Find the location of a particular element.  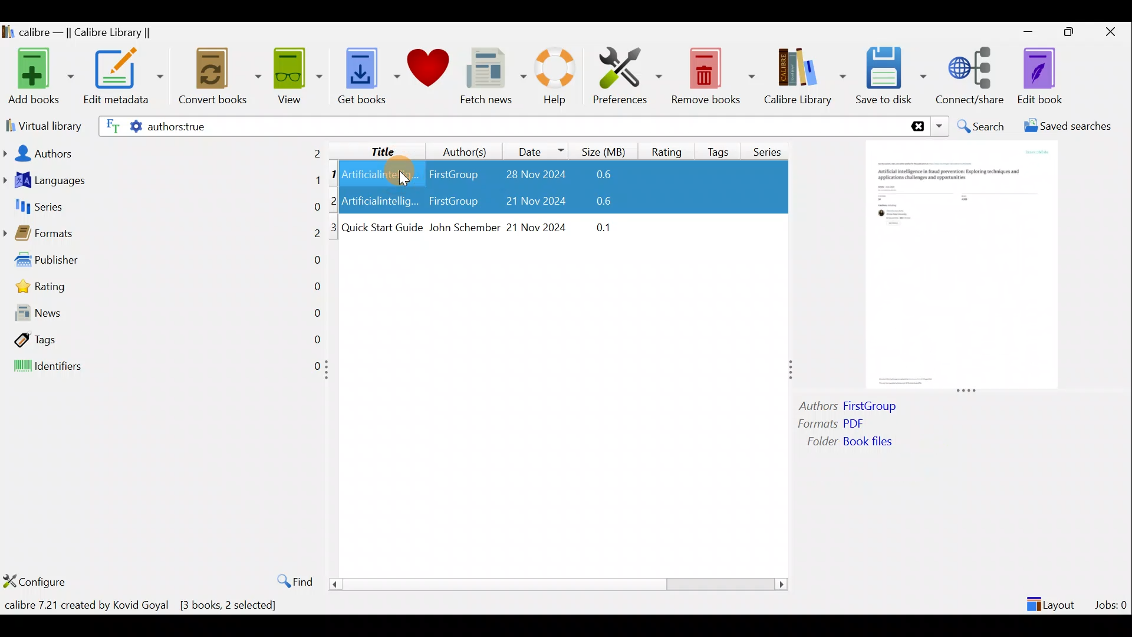

0.6 is located at coordinates (593, 203).